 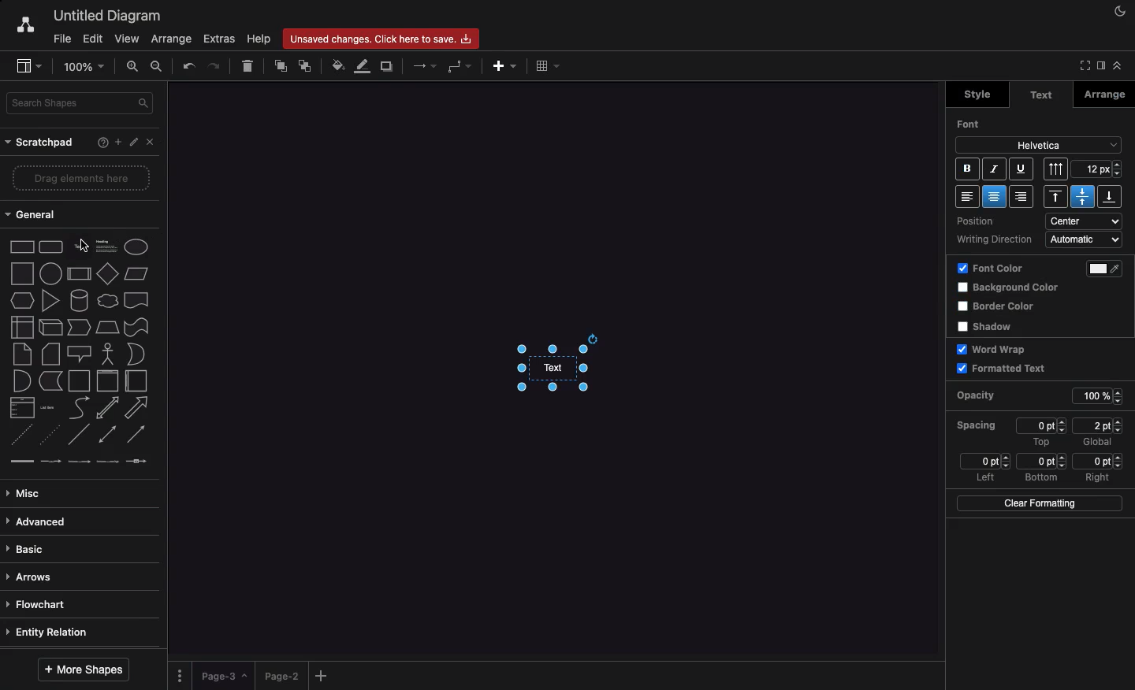 I want to click on Flowchart, so click(x=43, y=605).